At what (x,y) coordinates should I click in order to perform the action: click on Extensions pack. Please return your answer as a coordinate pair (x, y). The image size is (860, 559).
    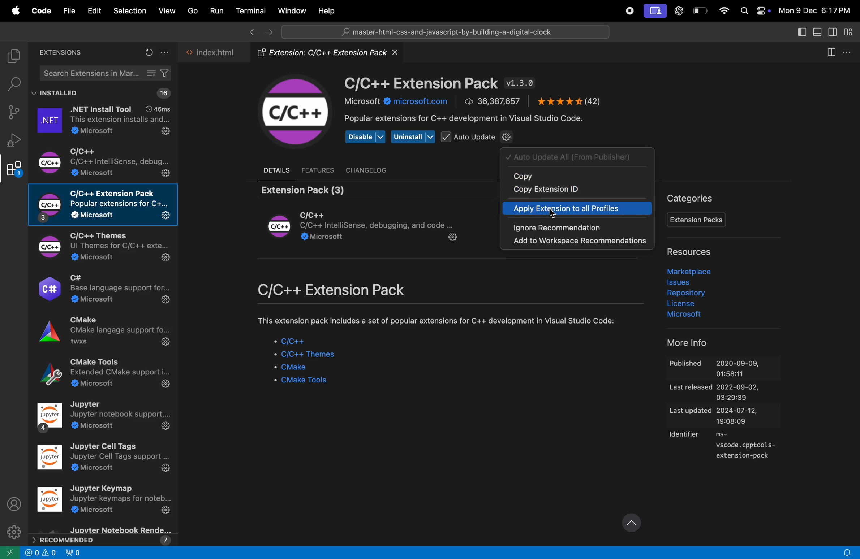
    Looking at the image, I should click on (696, 220).